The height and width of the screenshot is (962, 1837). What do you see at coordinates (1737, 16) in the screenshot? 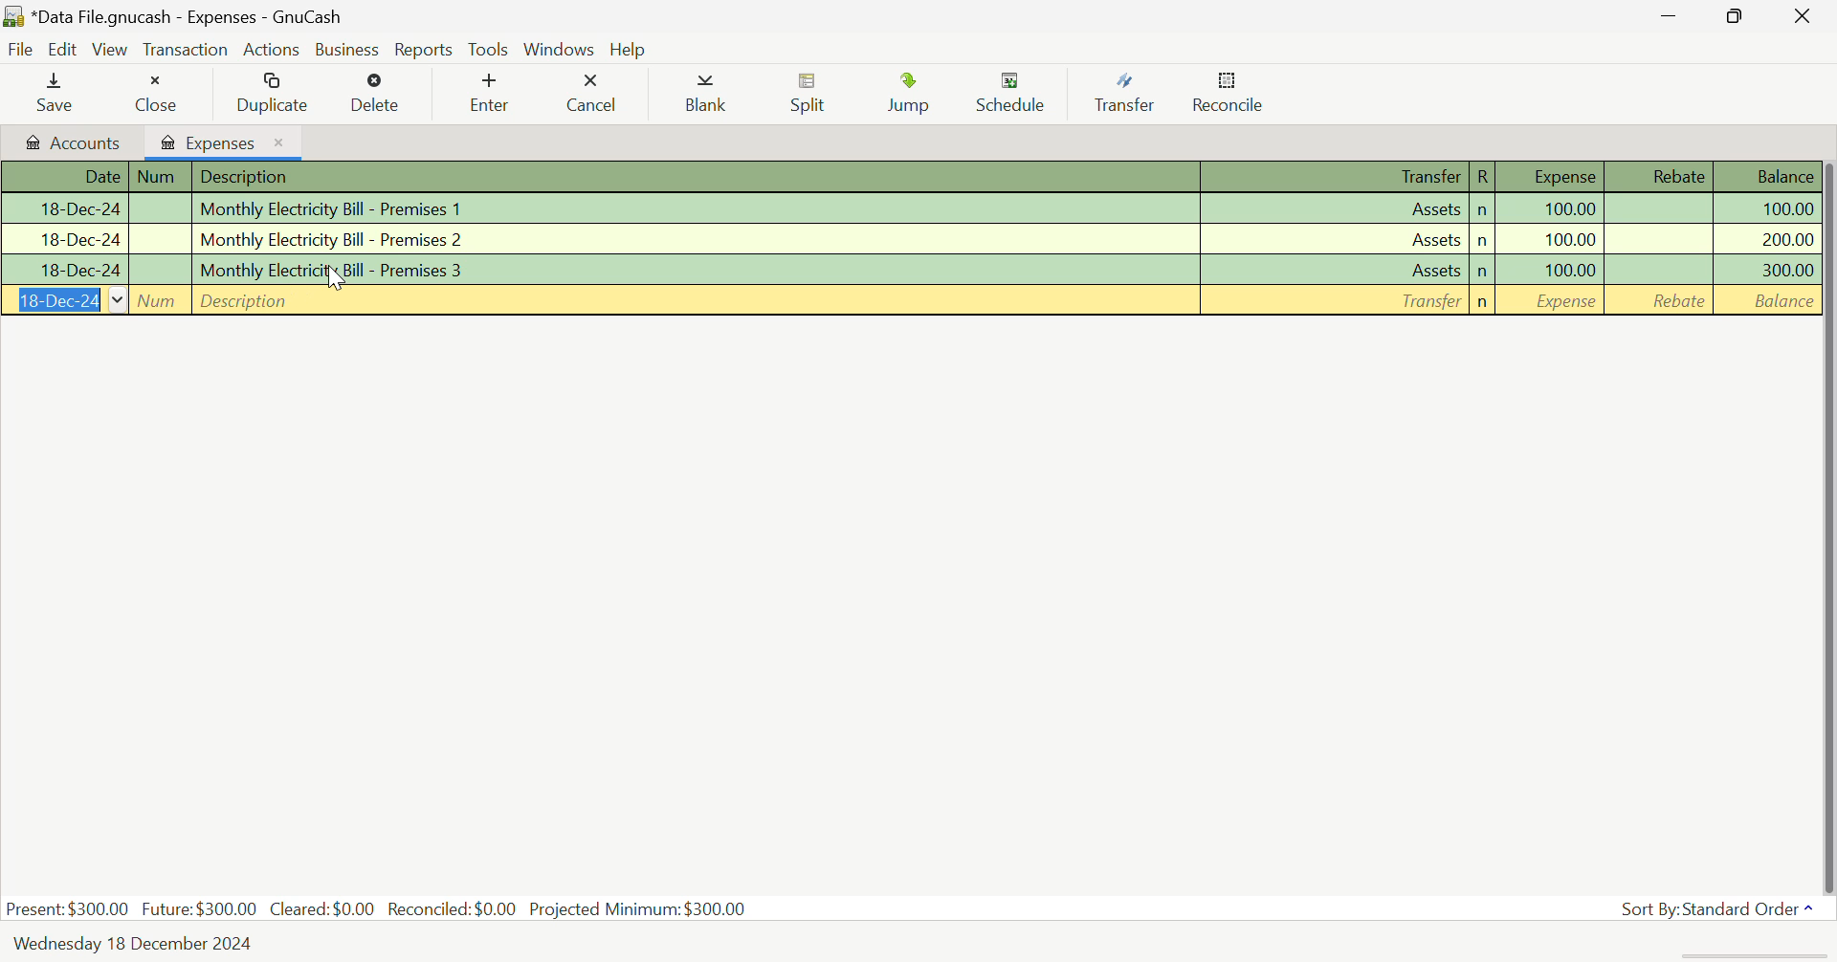
I see `Minimize Window` at bounding box center [1737, 16].